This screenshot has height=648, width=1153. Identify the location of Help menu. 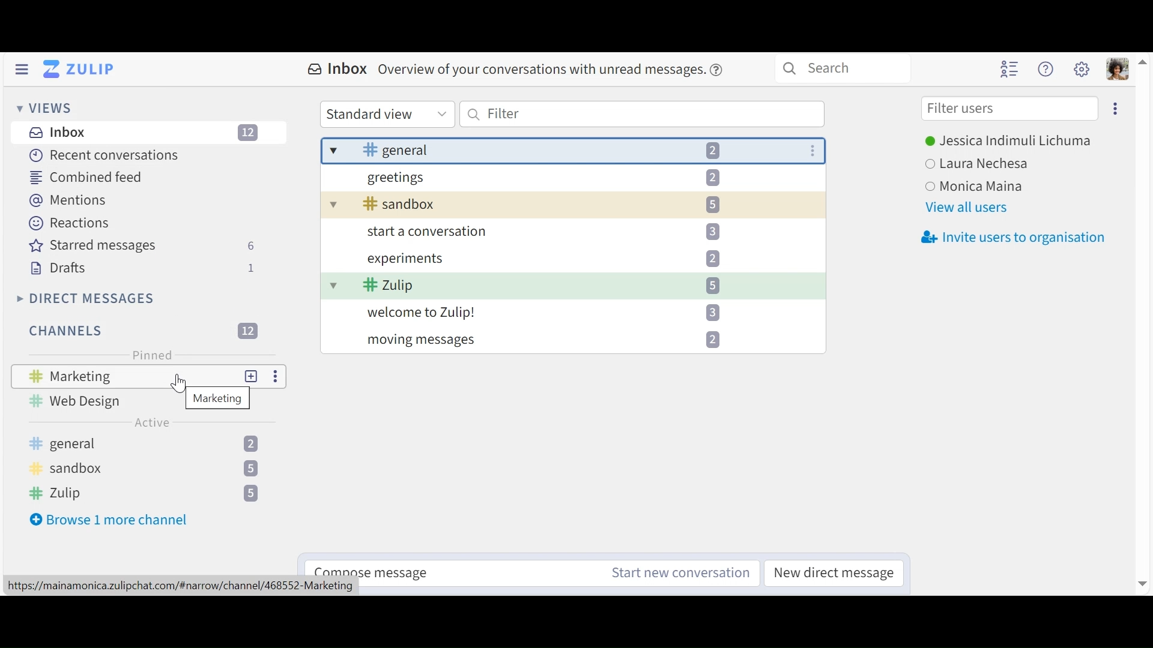
(1047, 70).